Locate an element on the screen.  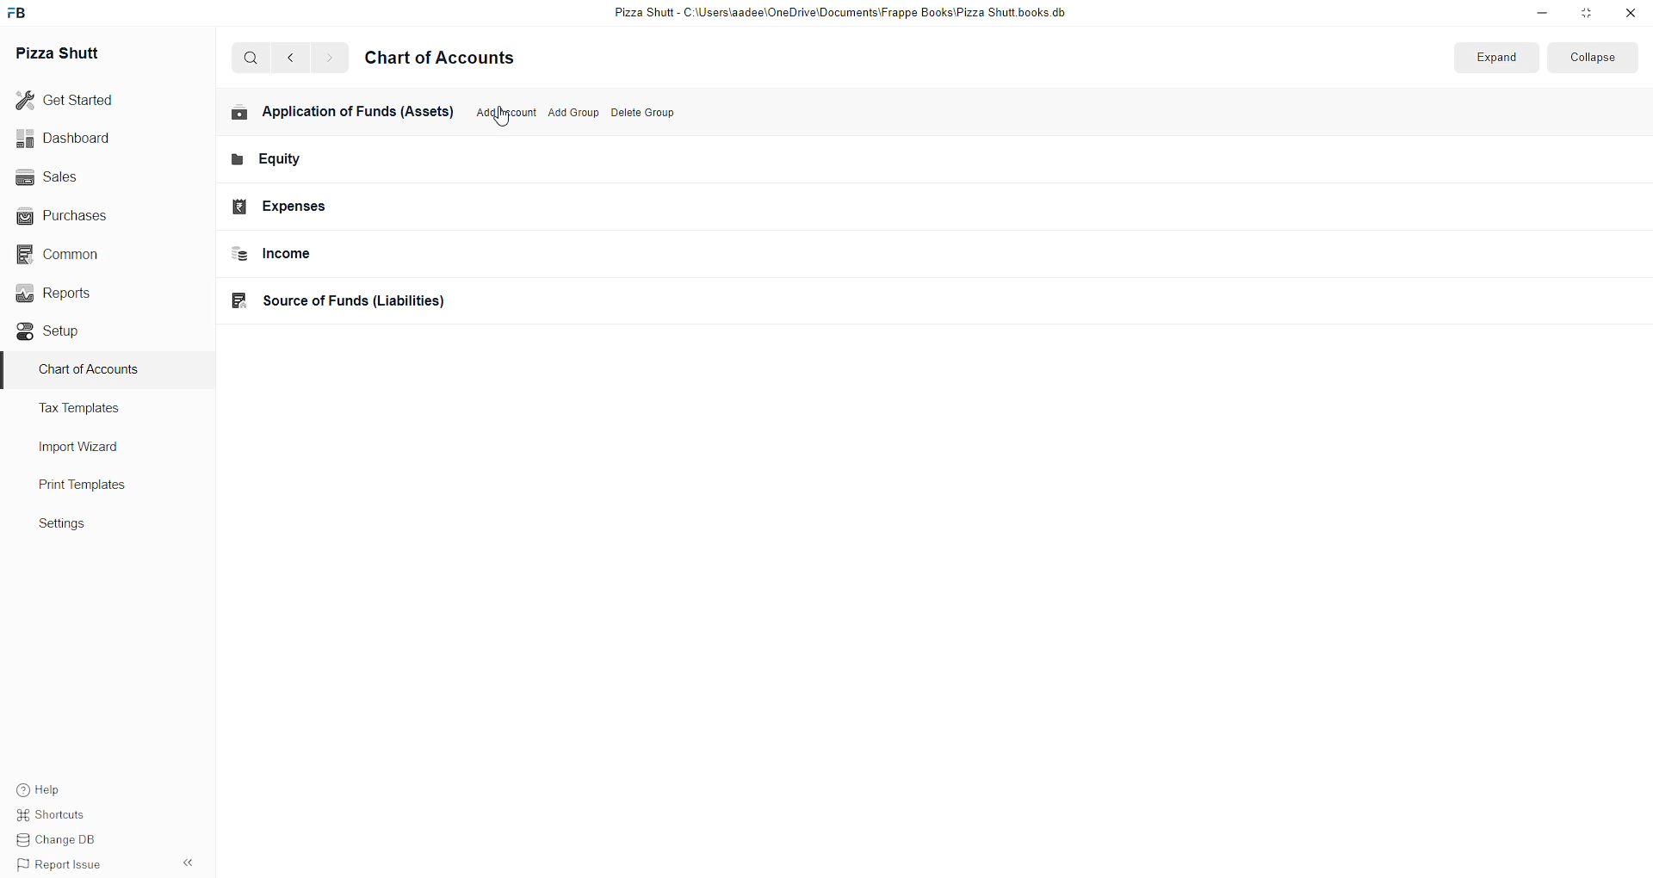
close is located at coordinates (1630, 16).